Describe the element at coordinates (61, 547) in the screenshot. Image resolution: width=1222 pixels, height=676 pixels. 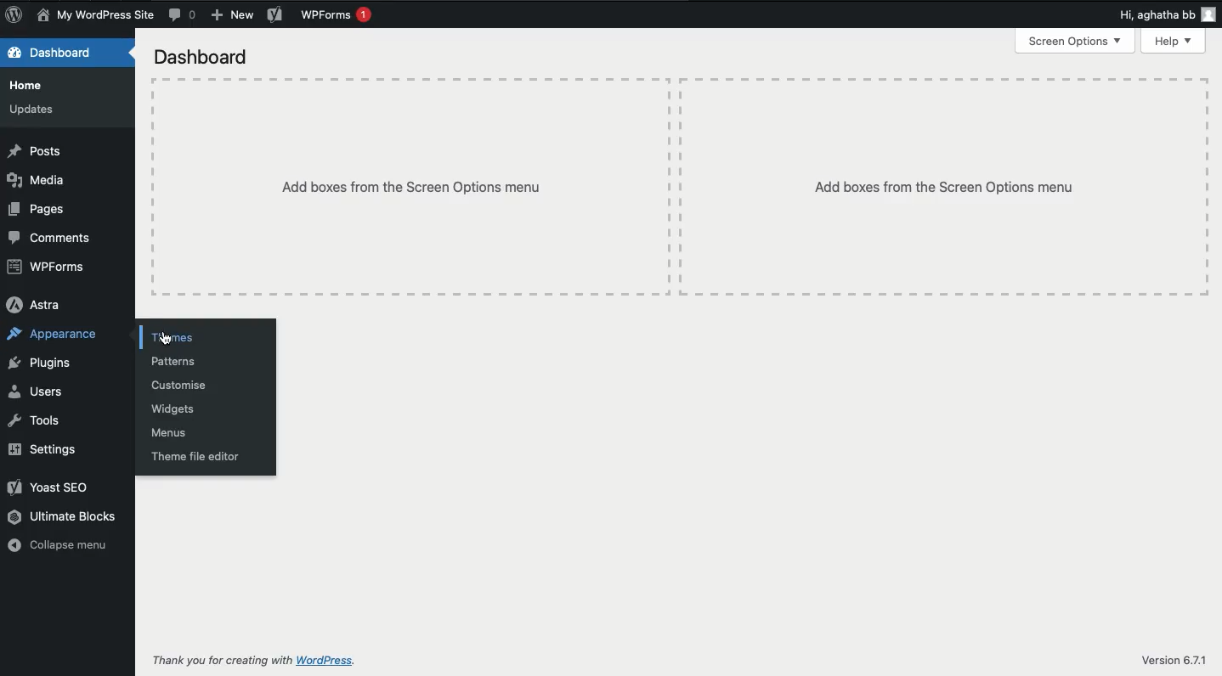
I see `Collapse menu` at that location.